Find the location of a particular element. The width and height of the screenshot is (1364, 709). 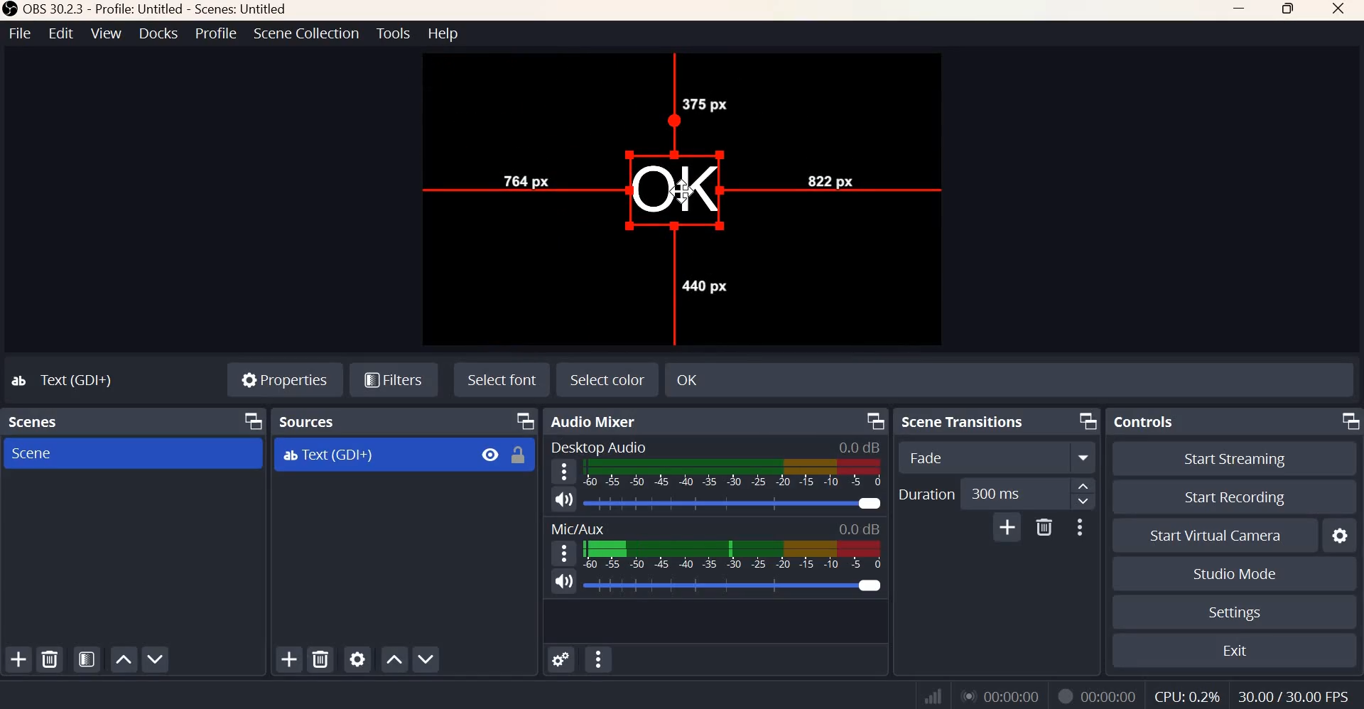

Volume Meter is located at coordinates (734, 473).